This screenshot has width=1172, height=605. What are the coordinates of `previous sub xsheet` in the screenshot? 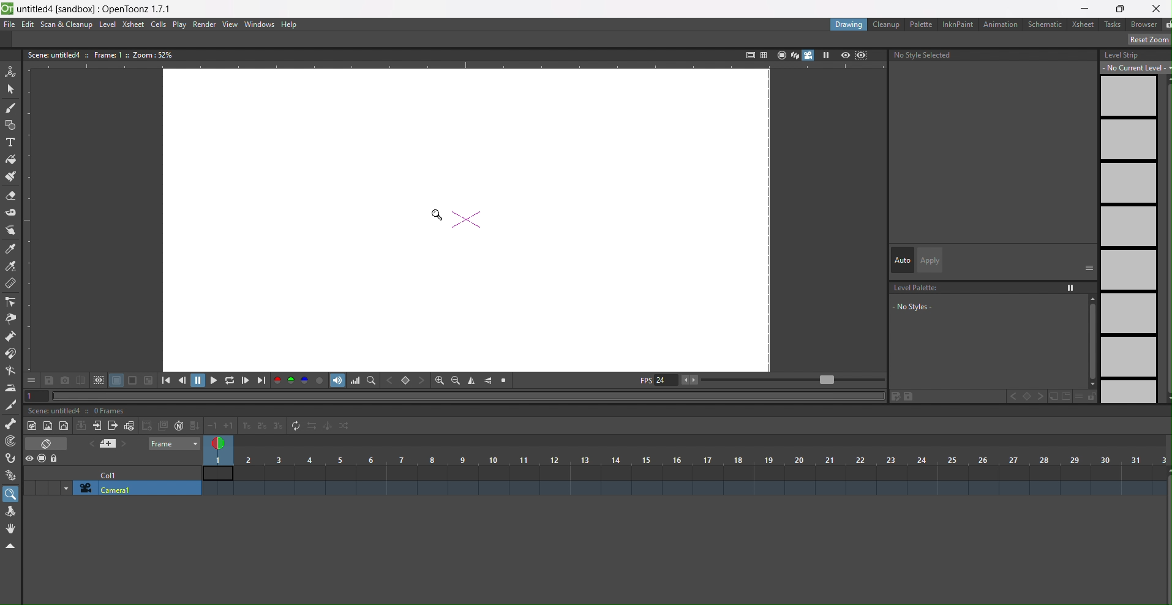 It's located at (98, 426).